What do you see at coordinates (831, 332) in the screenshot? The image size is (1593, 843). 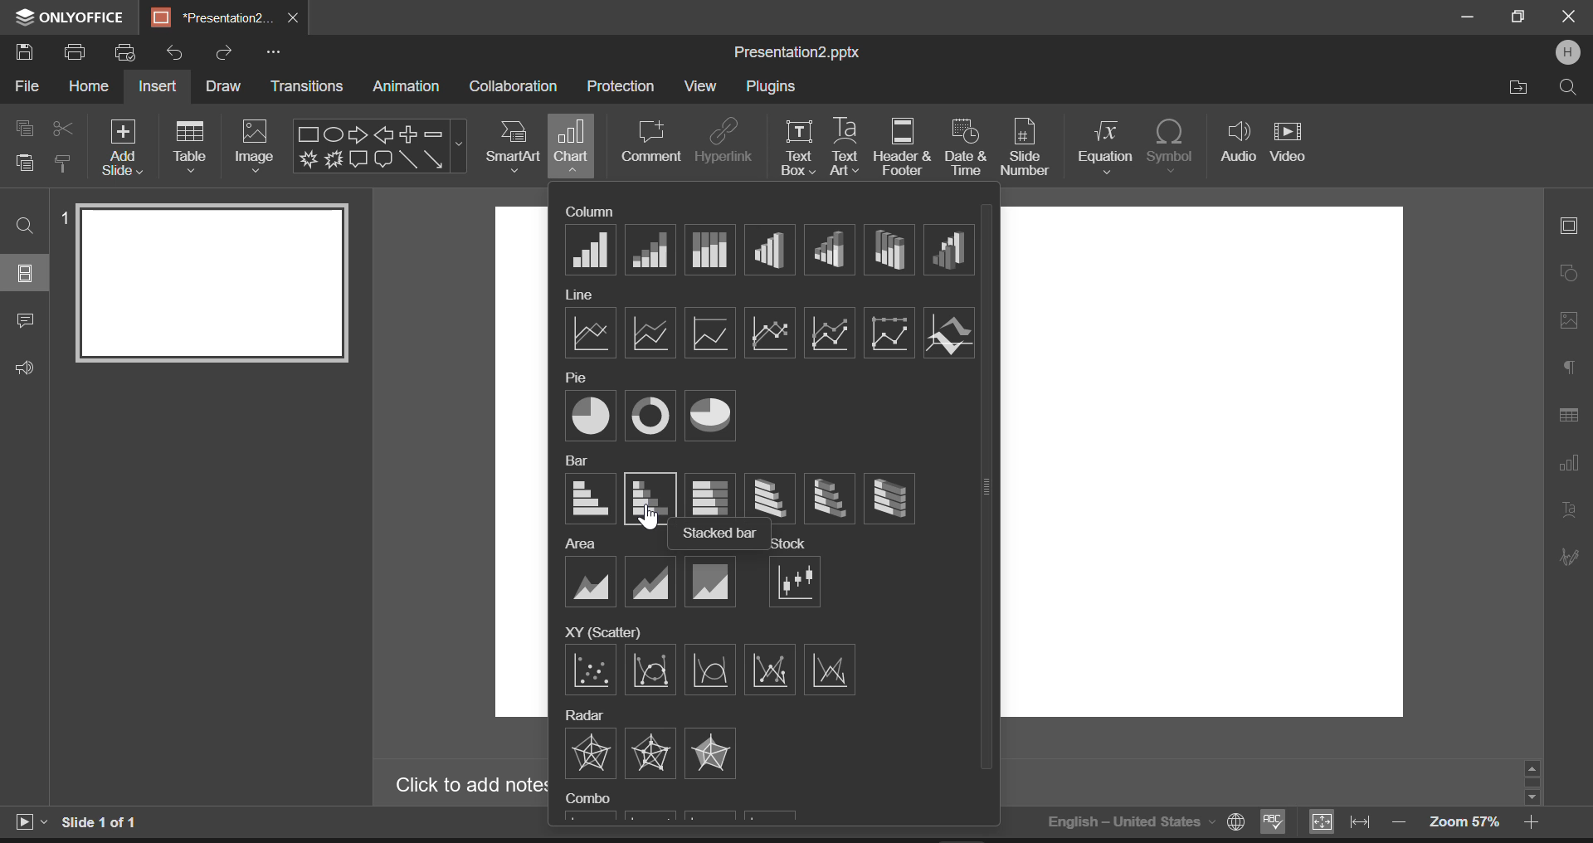 I see `Stacked Line with markers` at bounding box center [831, 332].